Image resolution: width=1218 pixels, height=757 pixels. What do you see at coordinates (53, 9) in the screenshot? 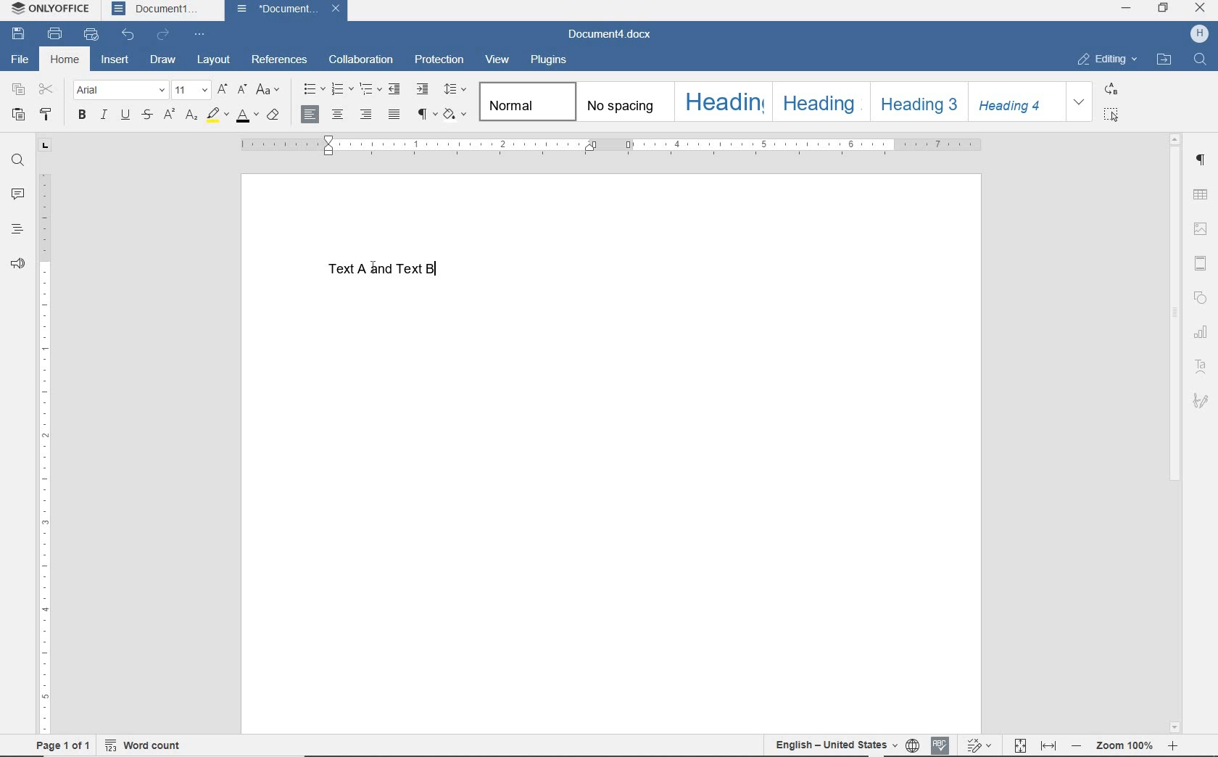
I see `SYSTEM NAME` at bounding box center [53, 9].